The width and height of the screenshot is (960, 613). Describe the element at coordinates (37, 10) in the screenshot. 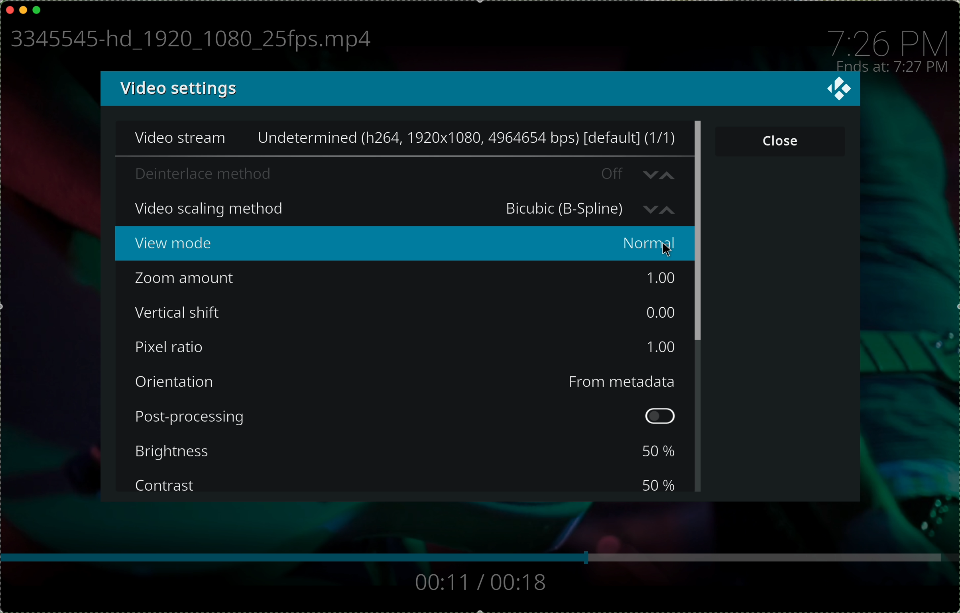

I see `maximise` at that location.